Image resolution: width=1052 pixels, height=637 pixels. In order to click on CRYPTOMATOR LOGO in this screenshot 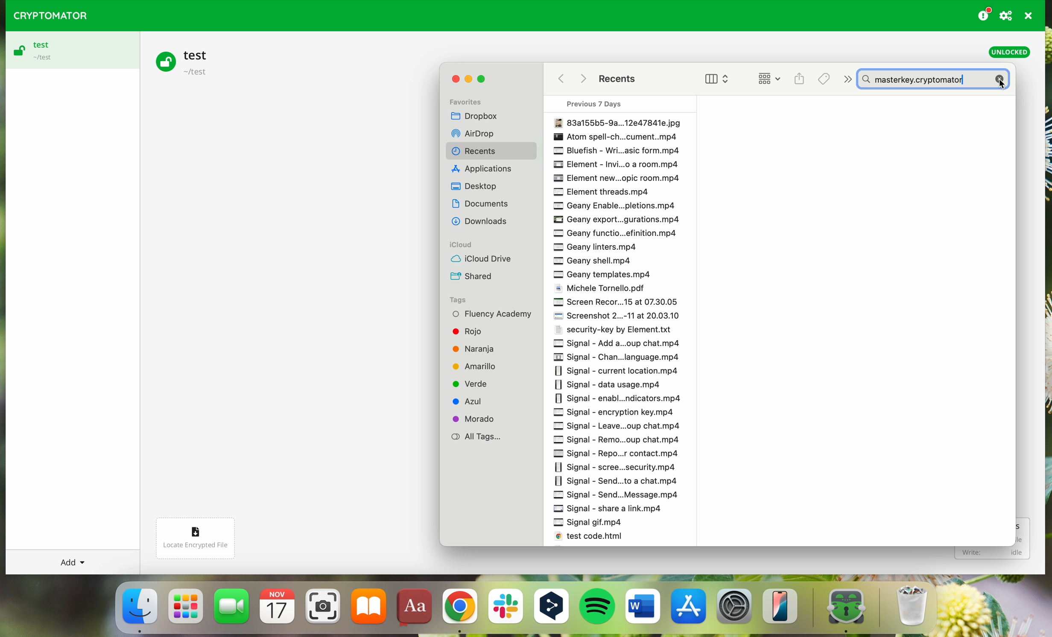, I will do `click(47, 14)`.